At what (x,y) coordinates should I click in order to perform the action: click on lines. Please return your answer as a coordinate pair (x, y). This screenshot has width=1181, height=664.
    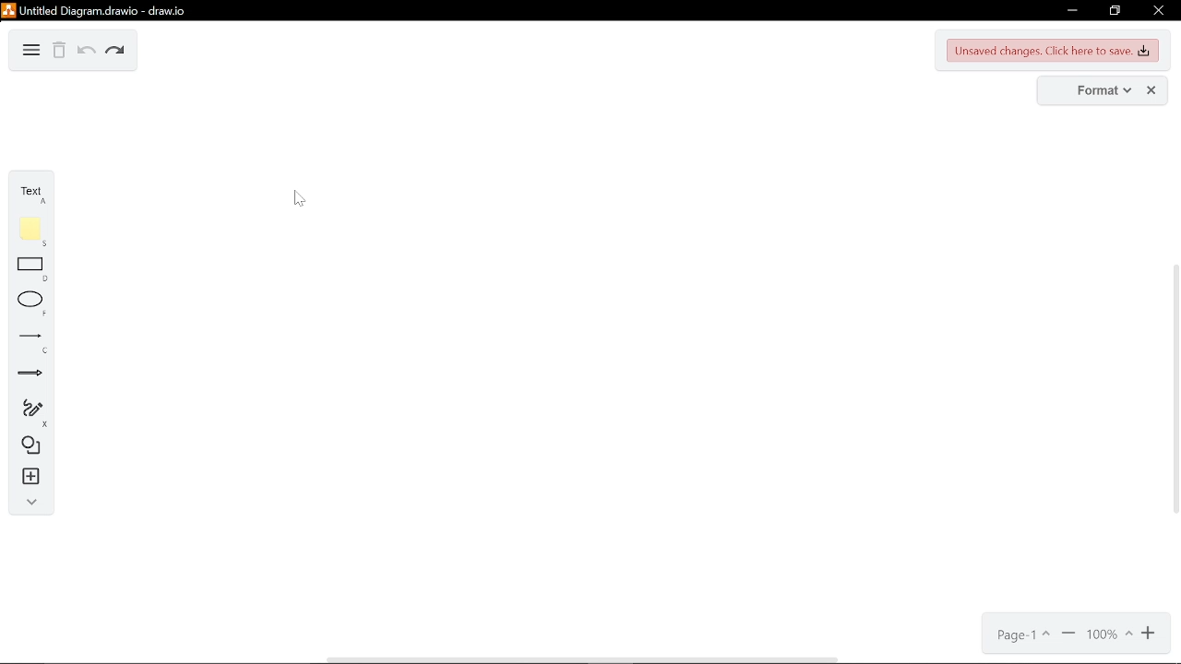
    Looking at the image, I should click on (30, 342).